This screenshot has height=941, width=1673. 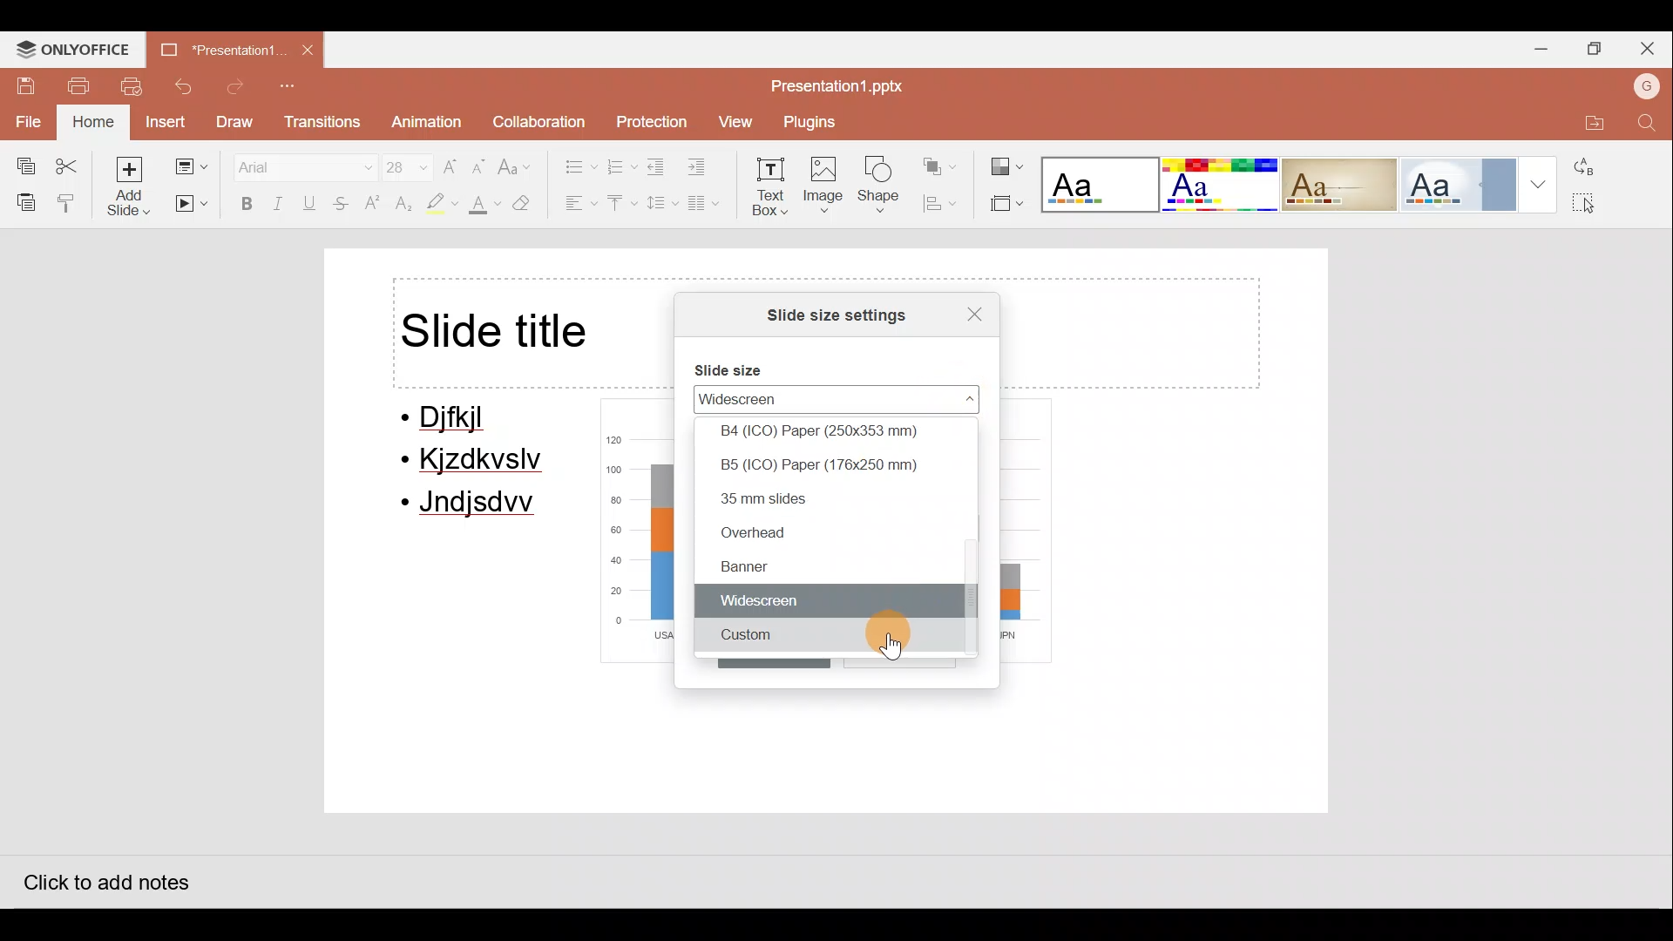 I want to click on Cut, so click(x=71, y=162).